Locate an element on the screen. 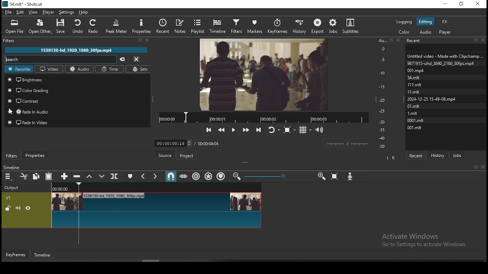 The image size is (488, 274). Untitled video - Made with Clipchamp . is located at coordinates (445, 56).